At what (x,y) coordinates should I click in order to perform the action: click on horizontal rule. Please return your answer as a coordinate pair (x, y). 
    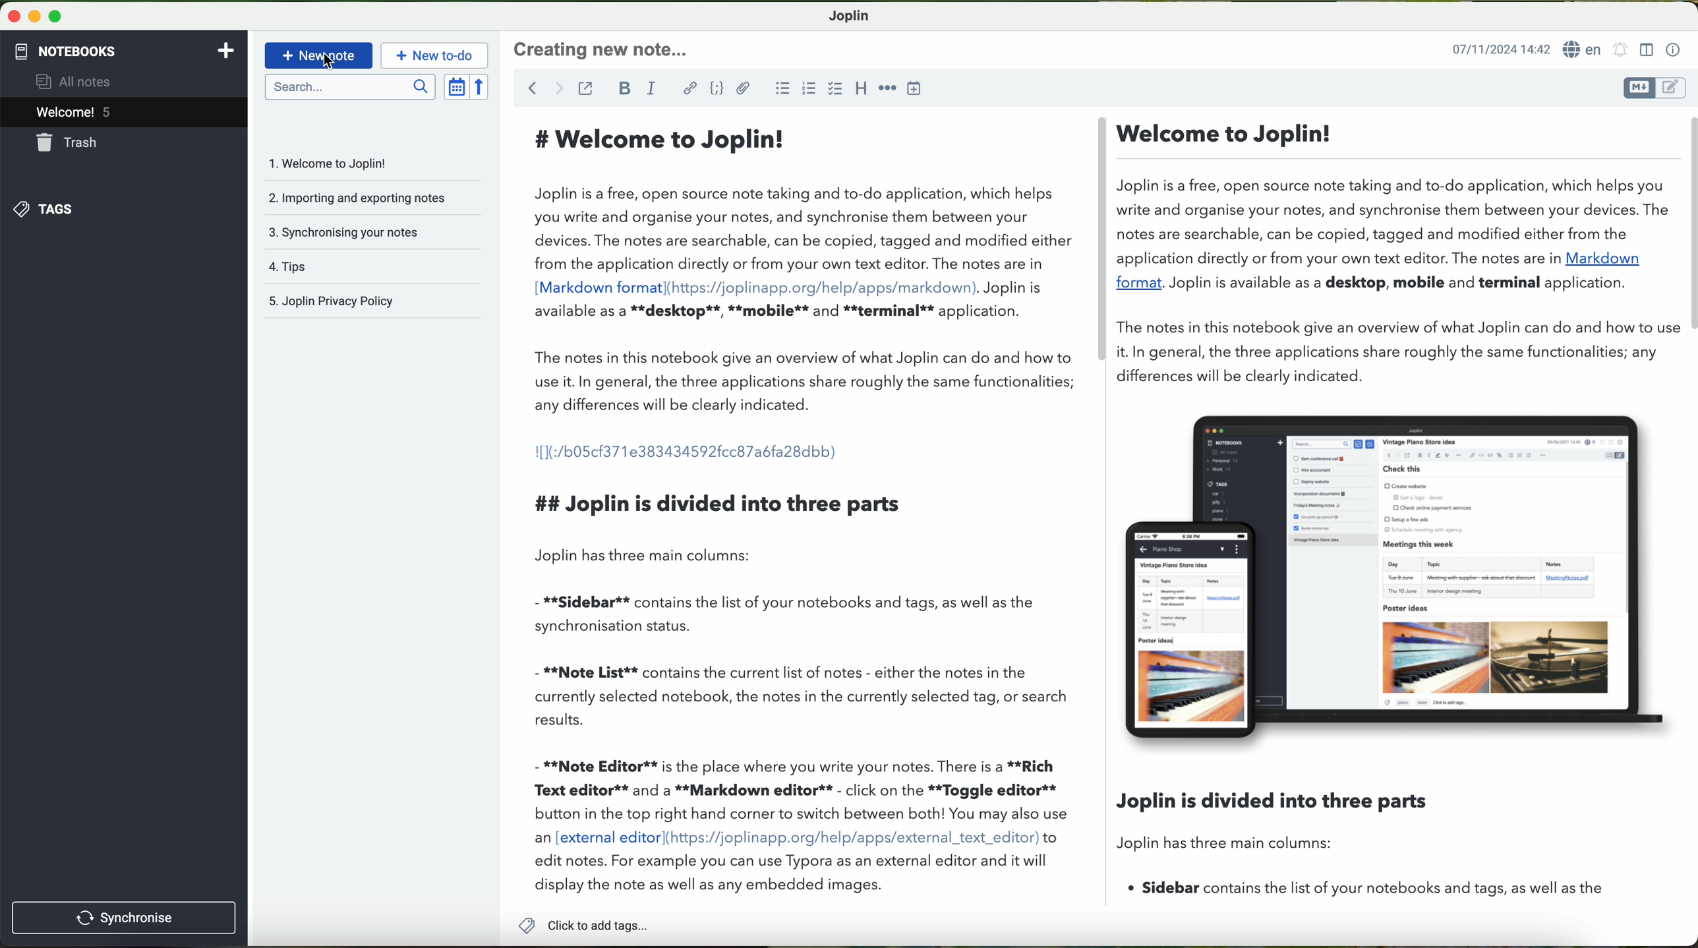
    Looking at the image, I should click on (888, 88).